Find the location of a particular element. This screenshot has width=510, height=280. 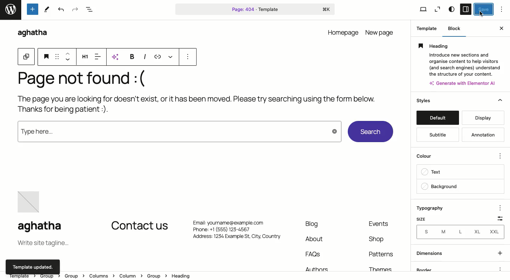

Tools is located at coordinates (33, 9).